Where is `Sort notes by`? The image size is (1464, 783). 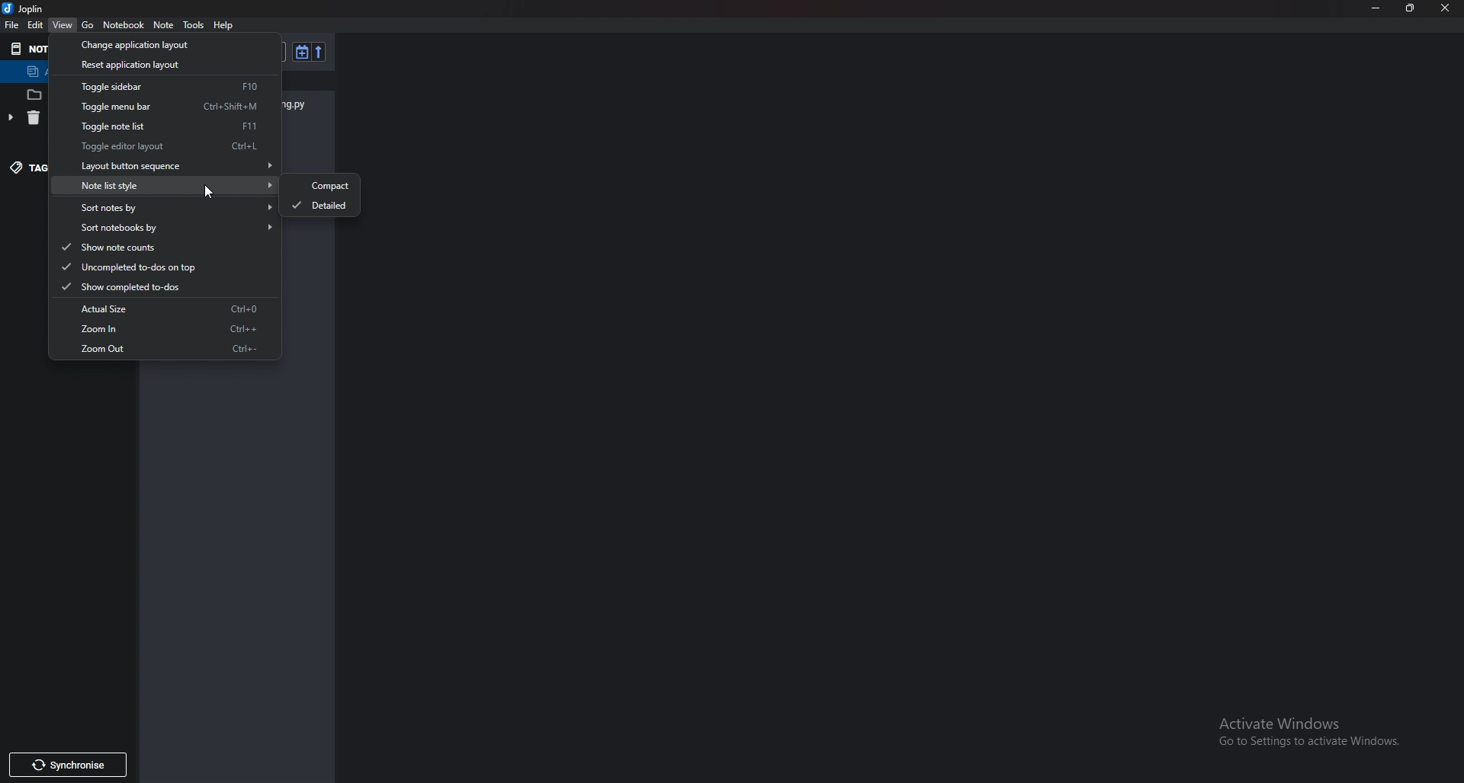
Sort notes by is located at coordinates (170, 206).